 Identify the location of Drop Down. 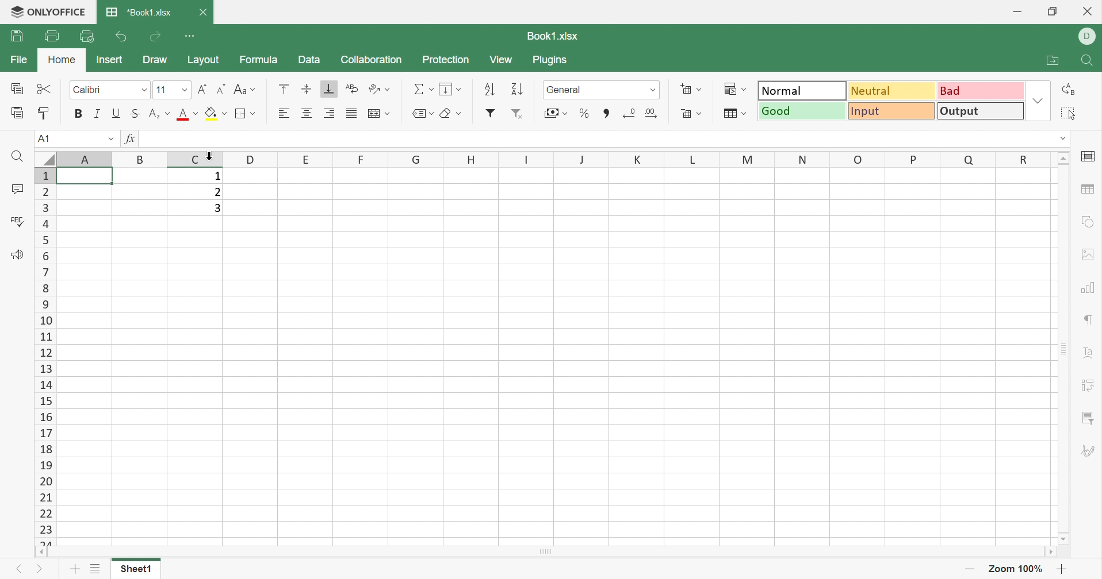
(747, 90).